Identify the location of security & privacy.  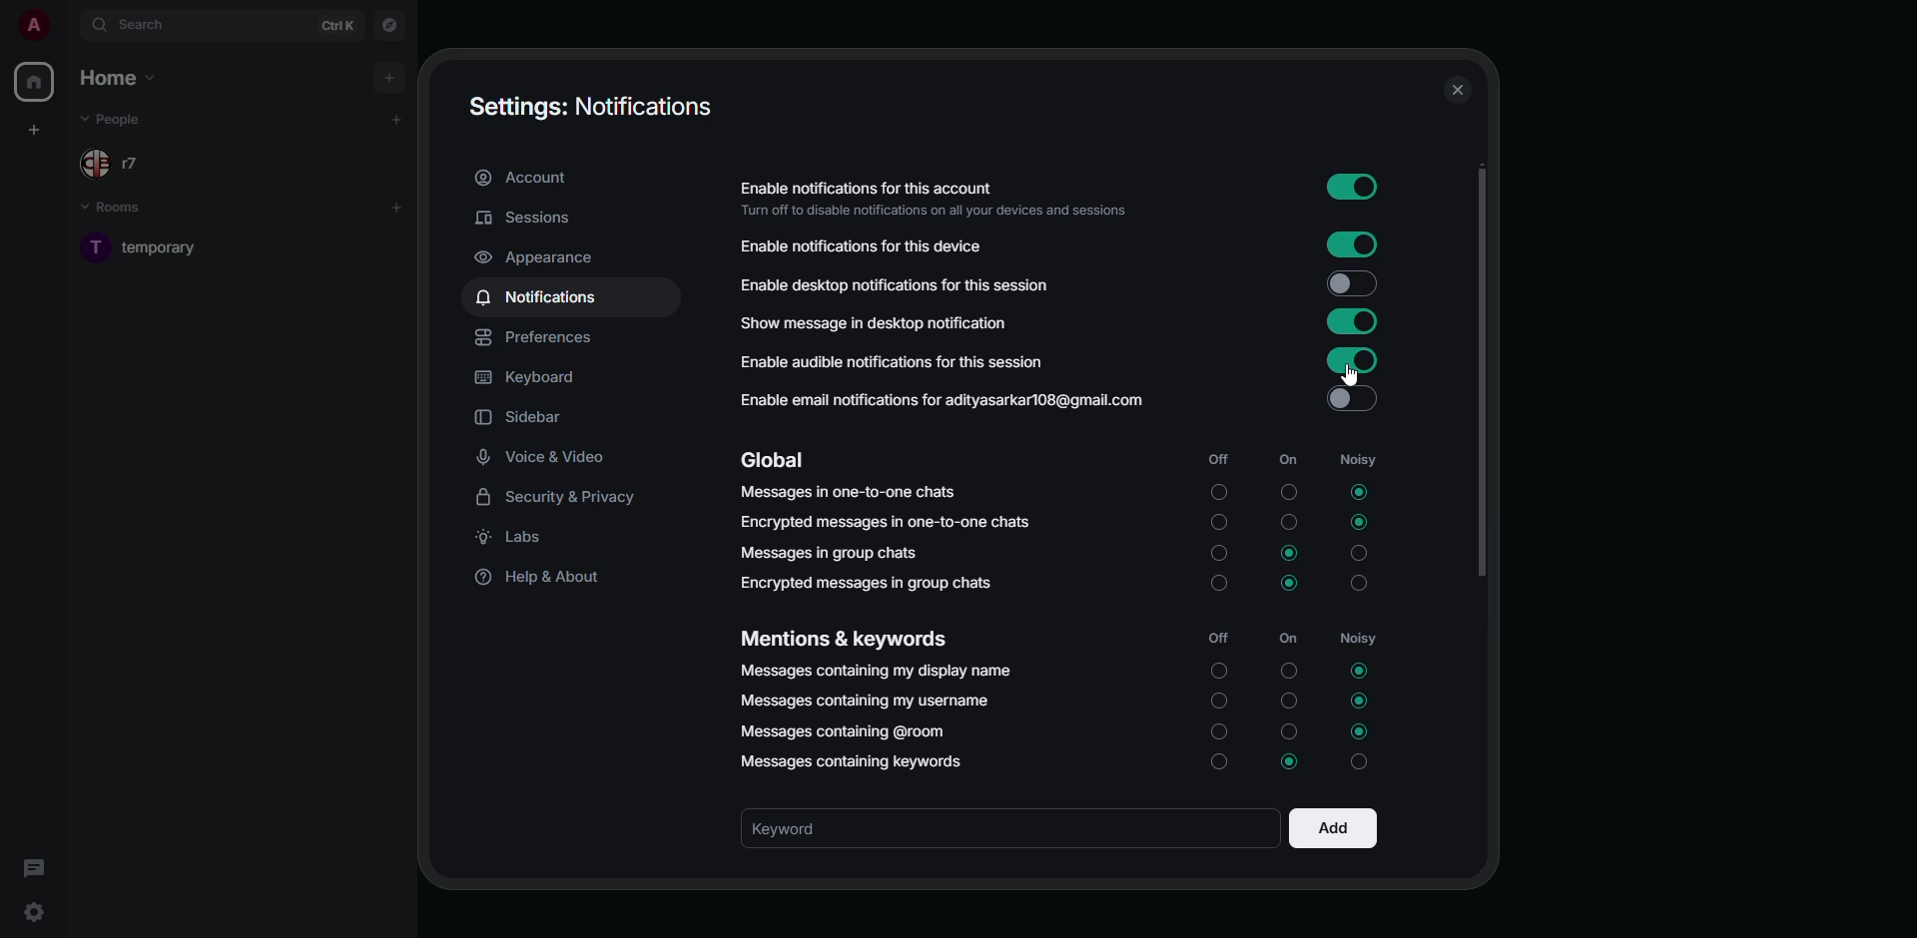
(564, 495).